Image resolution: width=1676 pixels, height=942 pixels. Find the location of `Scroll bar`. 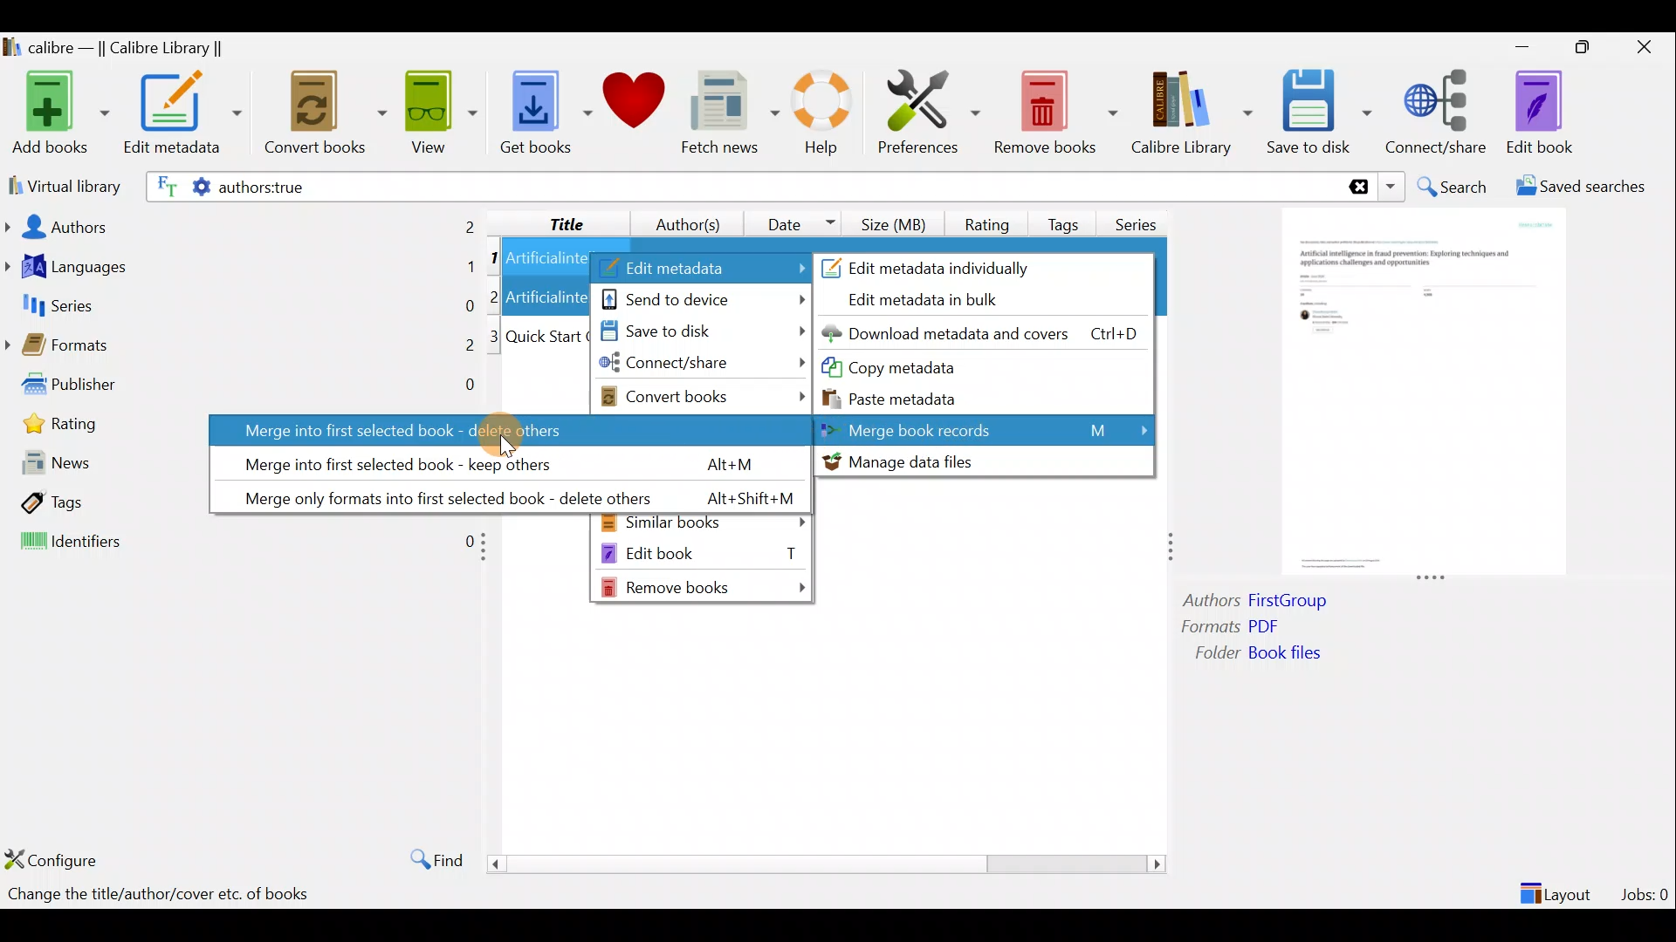

Scroll bar is located at coordinates (820, 863).